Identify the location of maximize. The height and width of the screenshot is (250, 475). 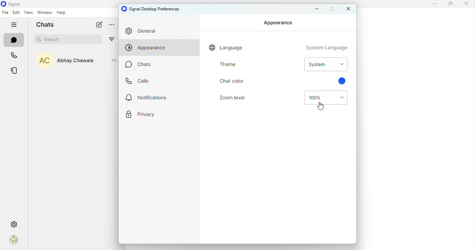
(450, 5).